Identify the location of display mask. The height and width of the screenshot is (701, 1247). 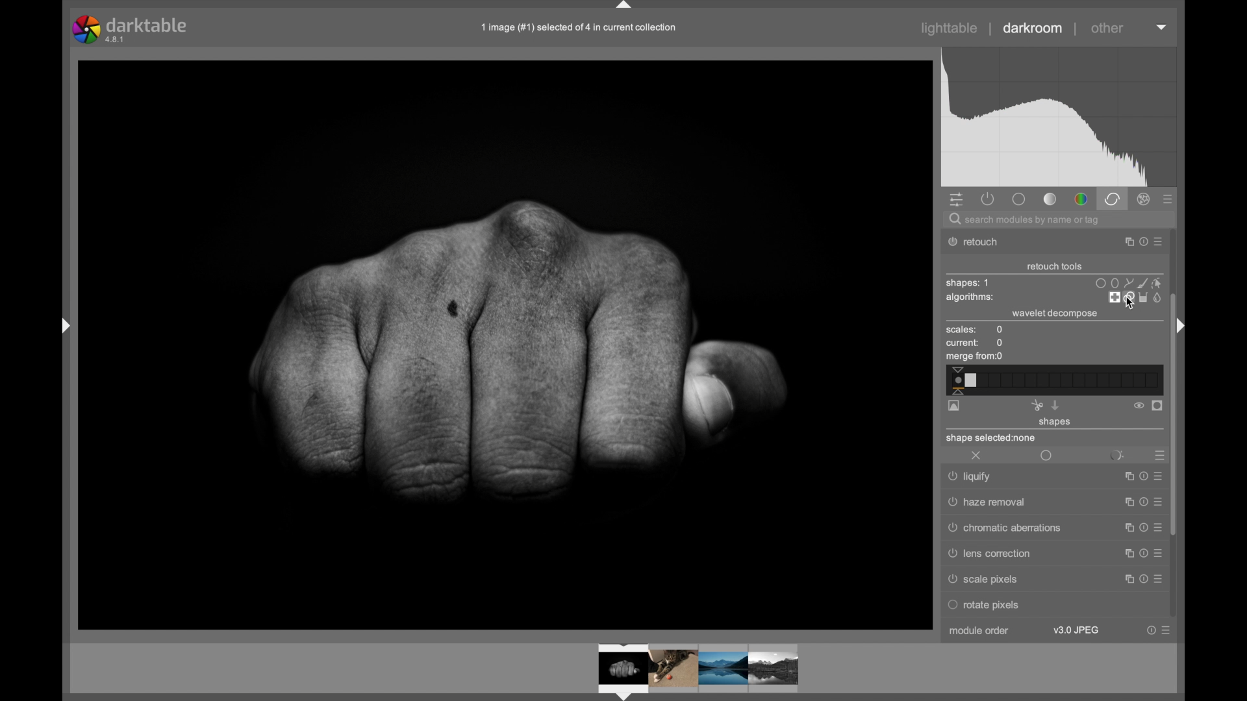
(1158, 406).